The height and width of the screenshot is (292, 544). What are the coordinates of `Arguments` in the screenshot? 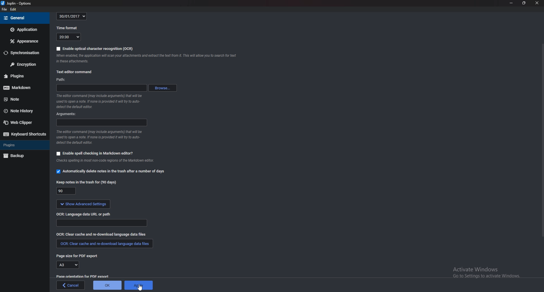 It's located at (67, 114).